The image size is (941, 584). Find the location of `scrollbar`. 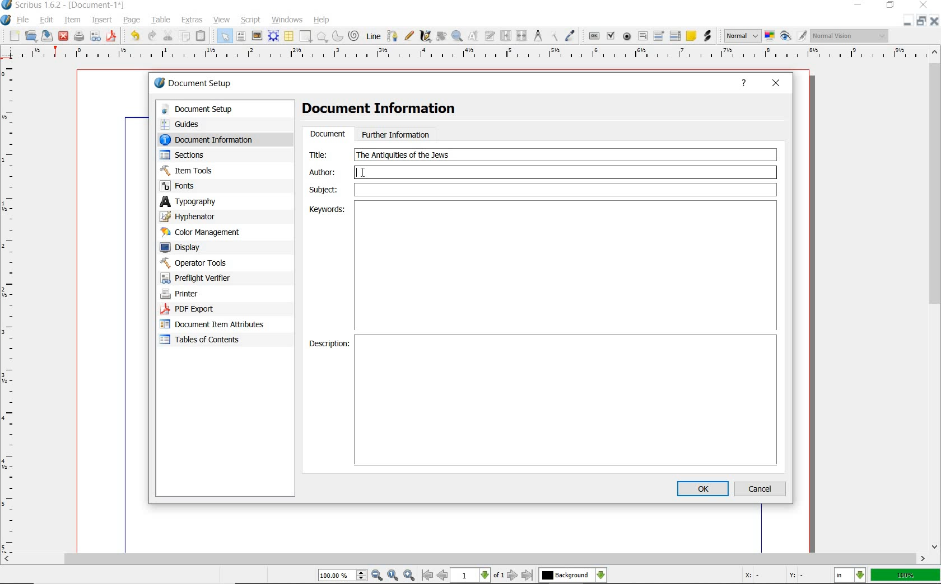

scrollbar is located at coordinates (935, 300).